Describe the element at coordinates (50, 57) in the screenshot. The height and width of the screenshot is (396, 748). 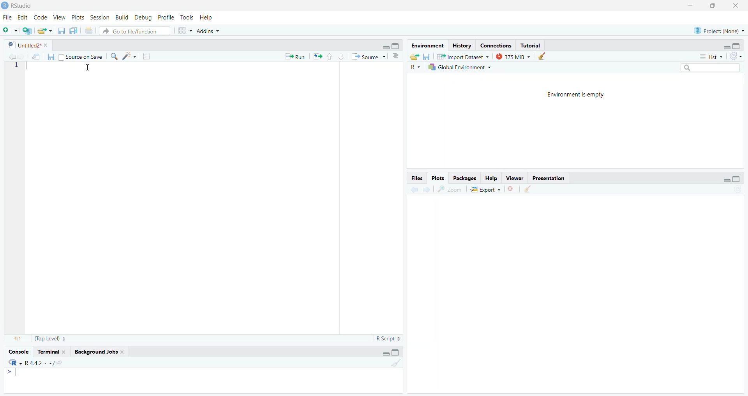
I see `save current document` at that location.